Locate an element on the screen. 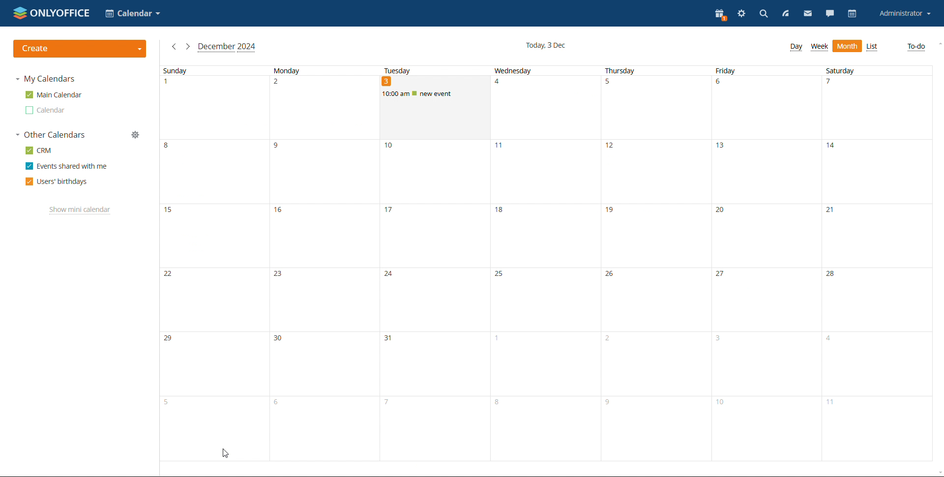 Image resolution: width=944 pixels, height=477 pixels. 3 is located at coordinates (434, 108).